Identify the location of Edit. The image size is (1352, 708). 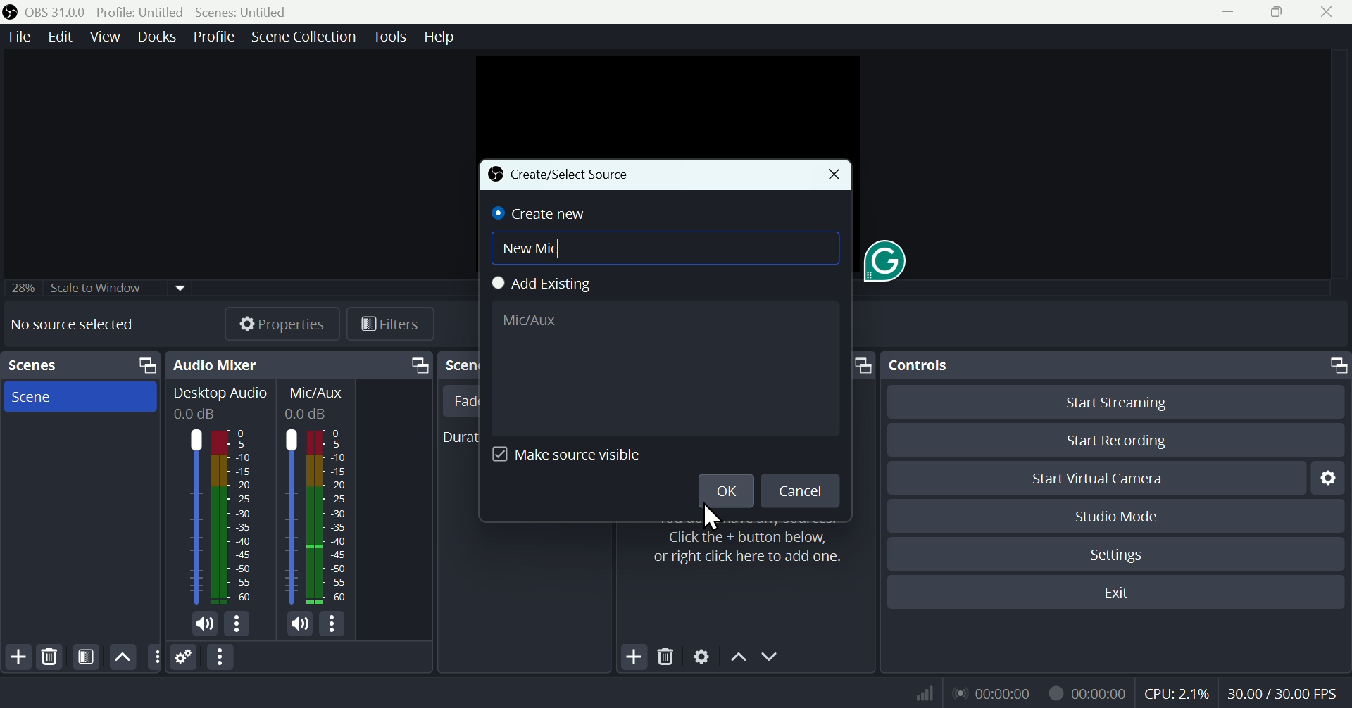
(58, 37).